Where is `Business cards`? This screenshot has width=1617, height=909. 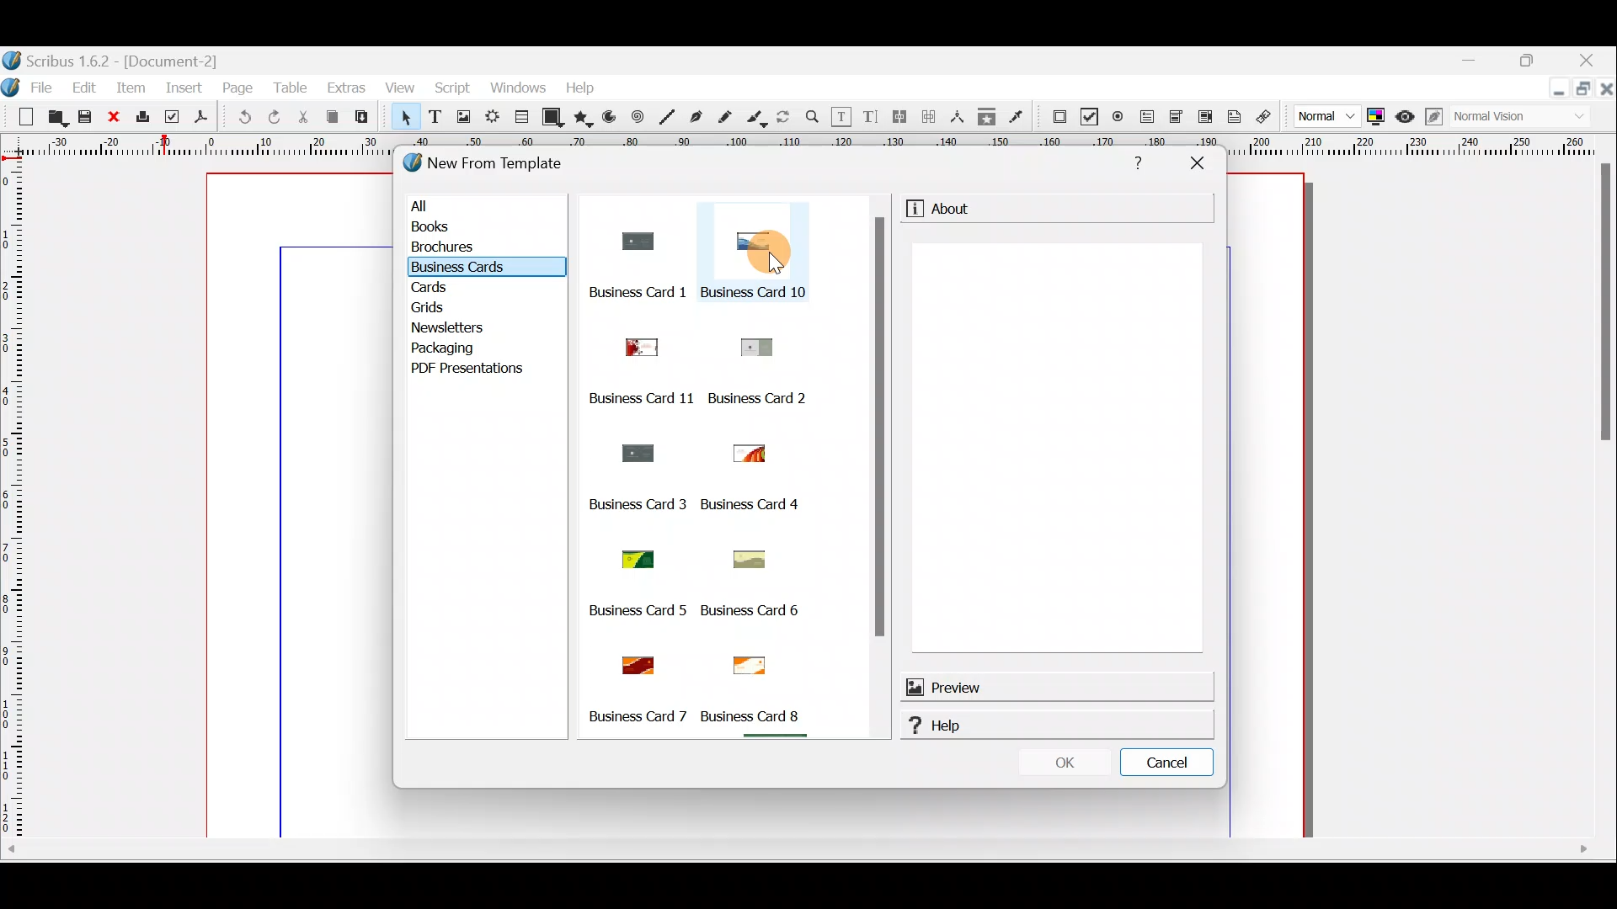
Business cards is located at coordinates (473, 269).